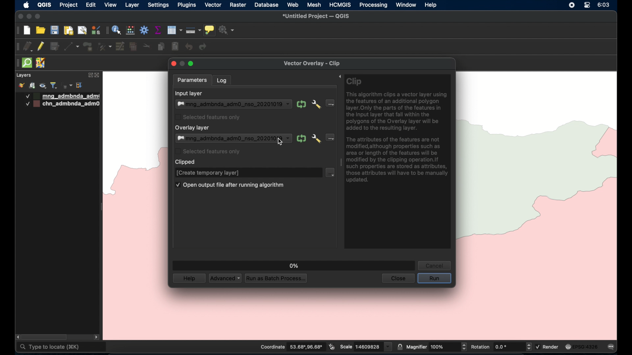 The image size is (632, 355). Describe the element at coordinates (330, 173) in the screenshot. I see `clipped dropdown menu` at that location.